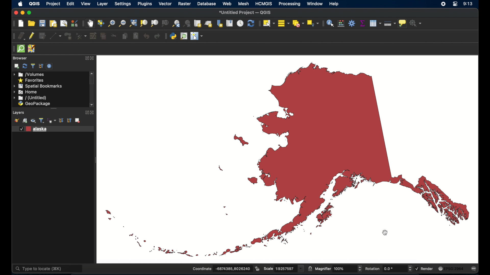  What do you see at coordinates (67, 35) in the screenshot?
I see `add polygon feature` at bounding box center [67, 35].